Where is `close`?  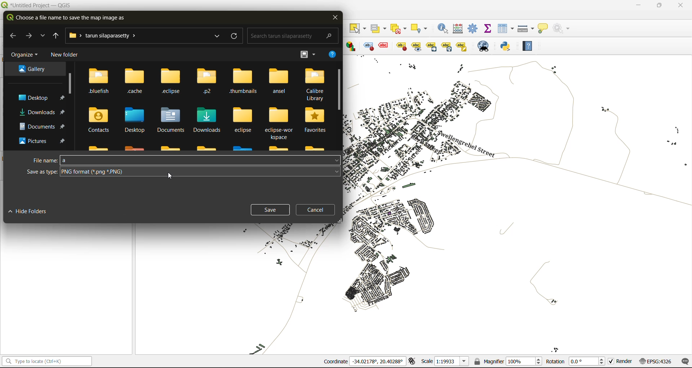 close is located at coordinates (680, 5).